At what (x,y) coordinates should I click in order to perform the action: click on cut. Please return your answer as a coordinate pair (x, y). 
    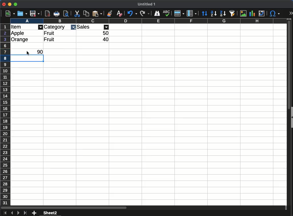
    Looking at the image, I should click on (77, 14).